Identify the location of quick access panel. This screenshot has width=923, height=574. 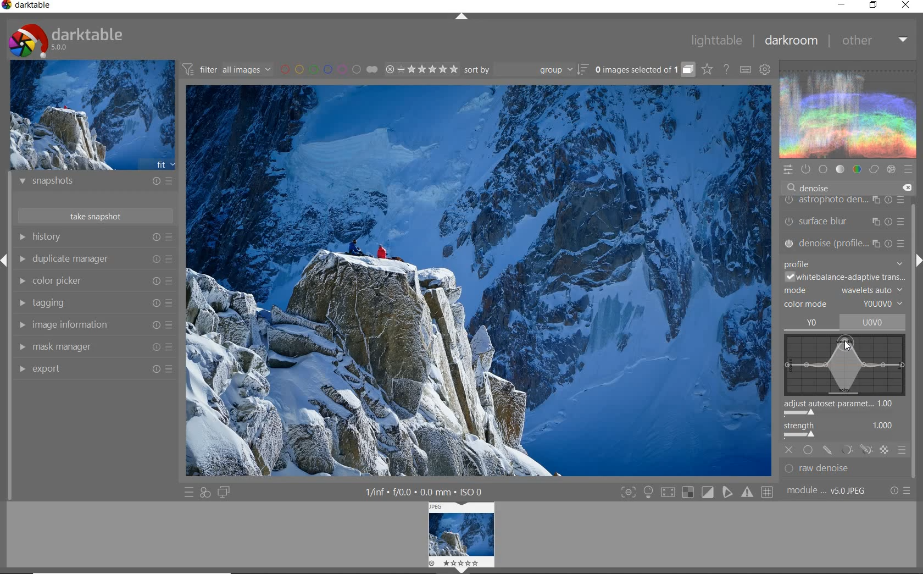
(787, 170).